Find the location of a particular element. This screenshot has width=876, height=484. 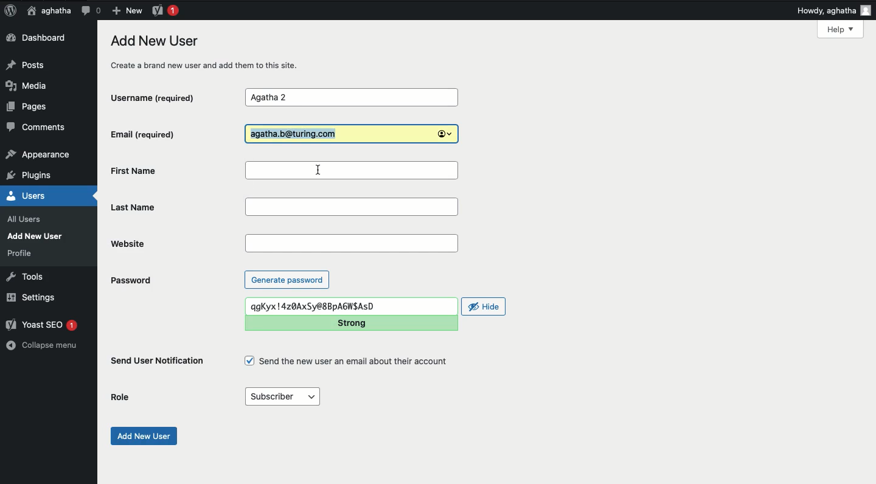

Agatha 2 is located at coordinates (351, 98).